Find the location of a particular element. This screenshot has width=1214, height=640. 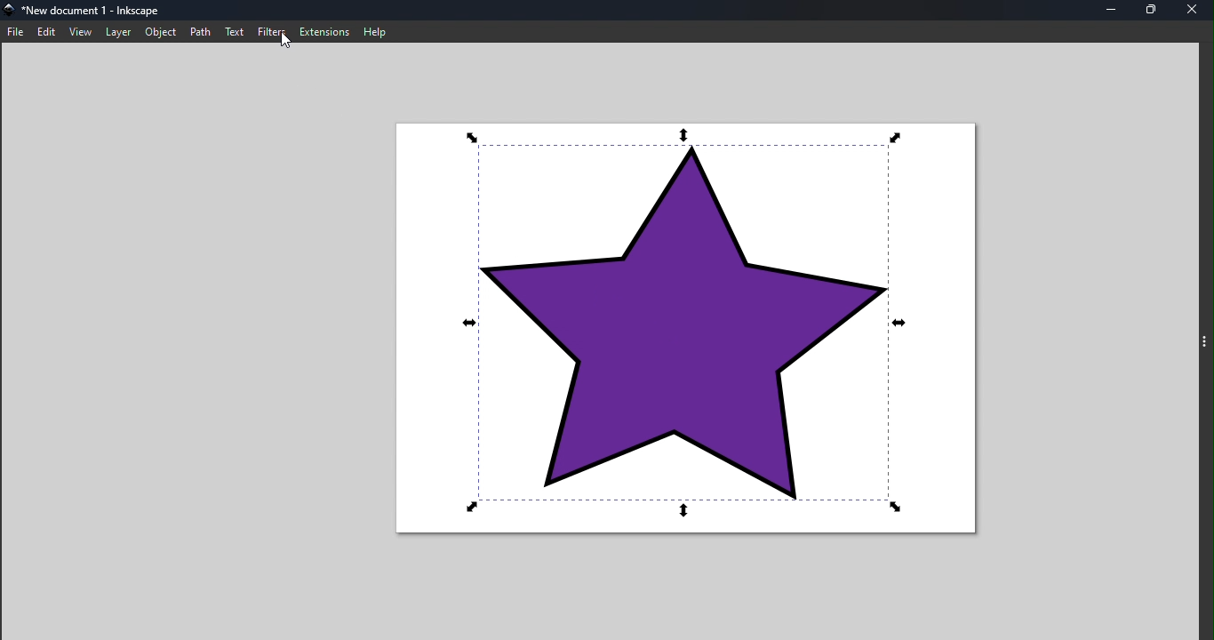

Maximize is located at coordinates (1154, 11).